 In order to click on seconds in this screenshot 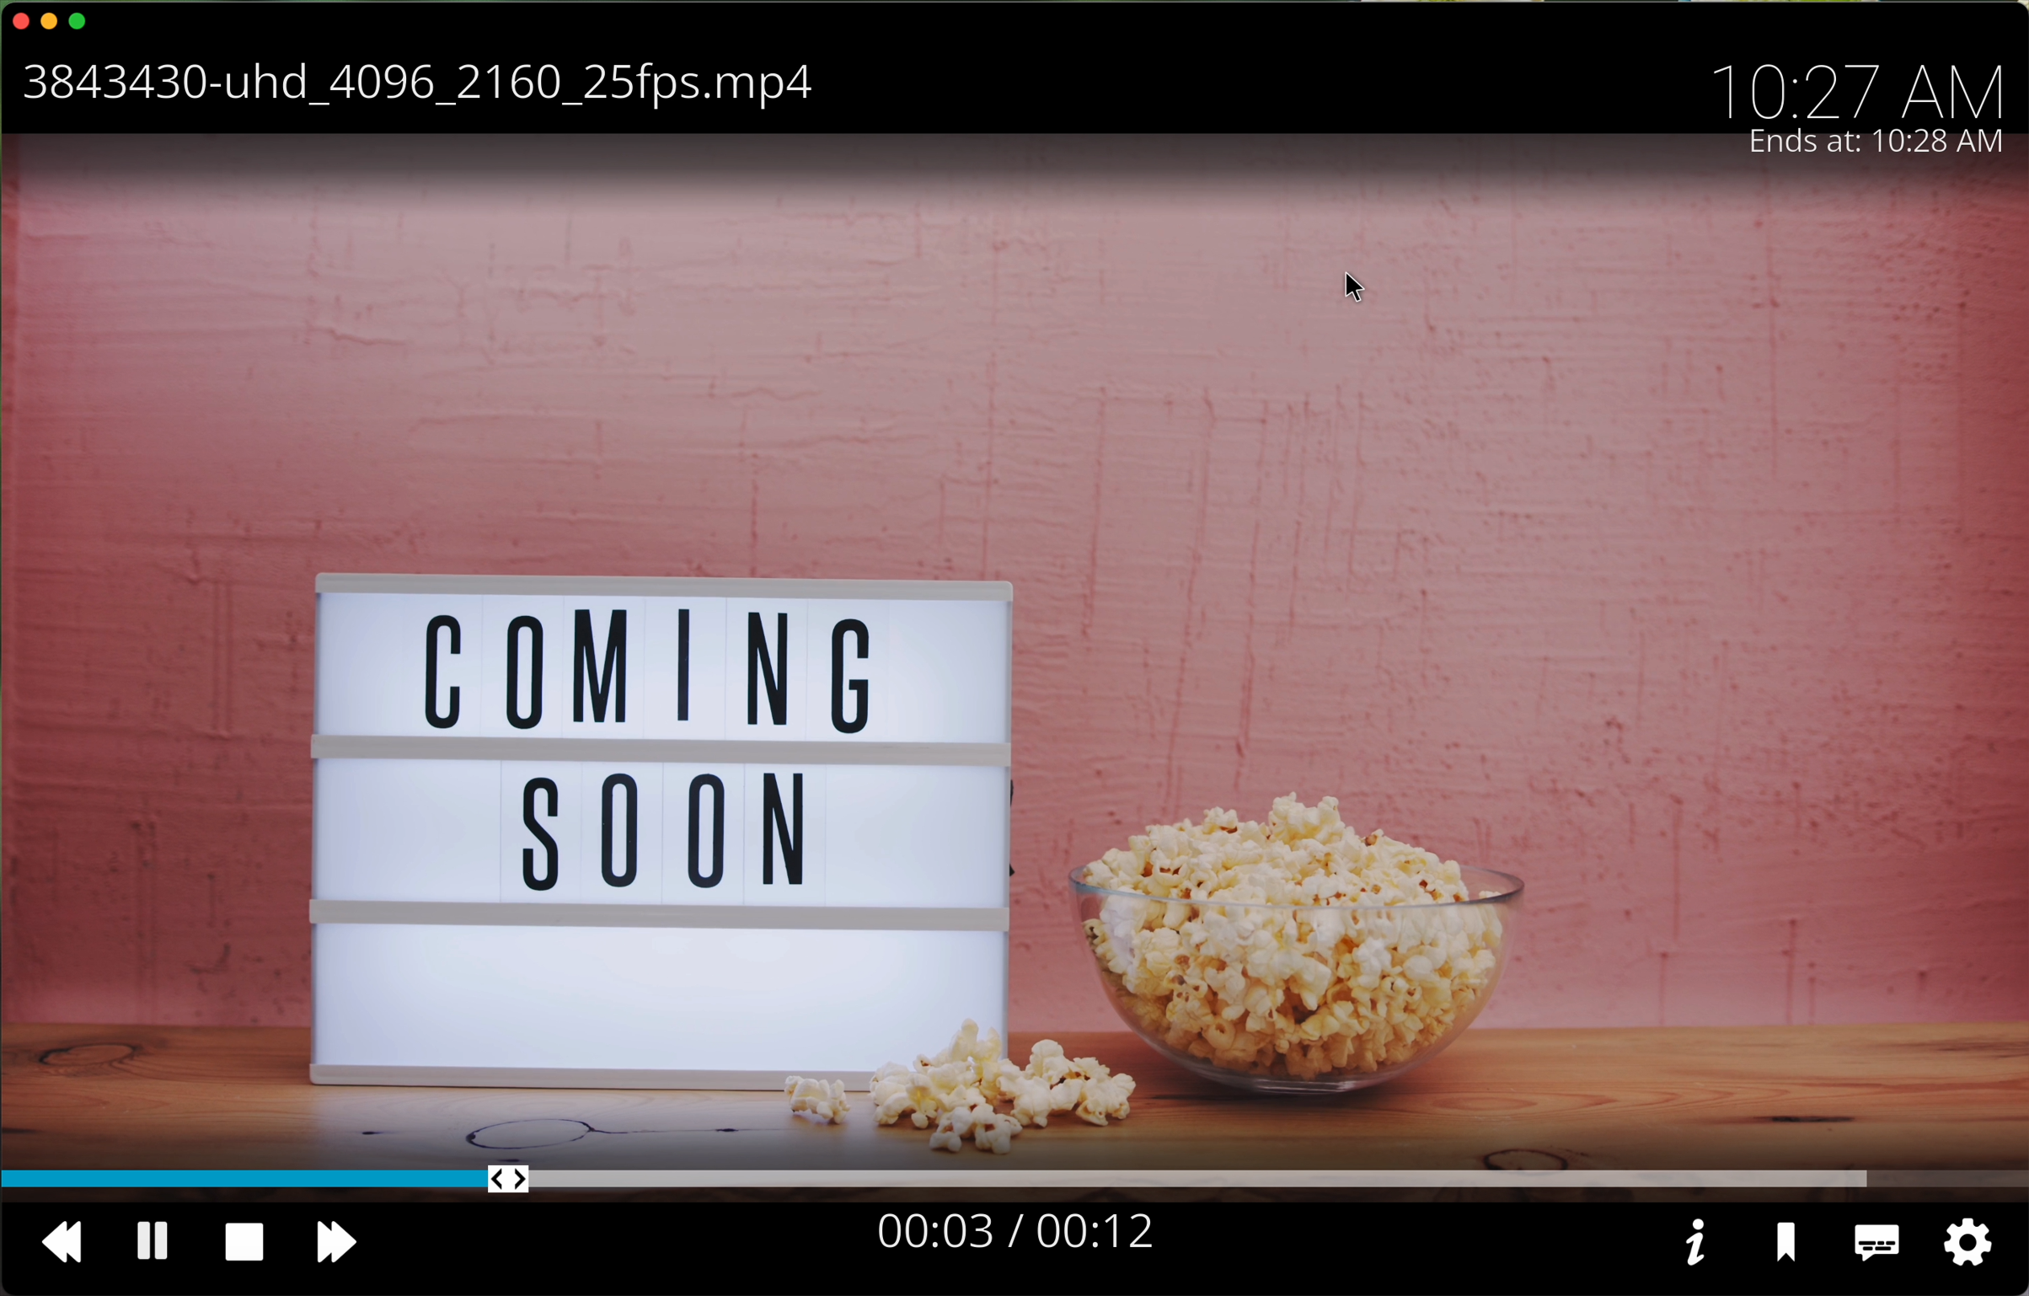, I will do `click(1020, 1235)`.